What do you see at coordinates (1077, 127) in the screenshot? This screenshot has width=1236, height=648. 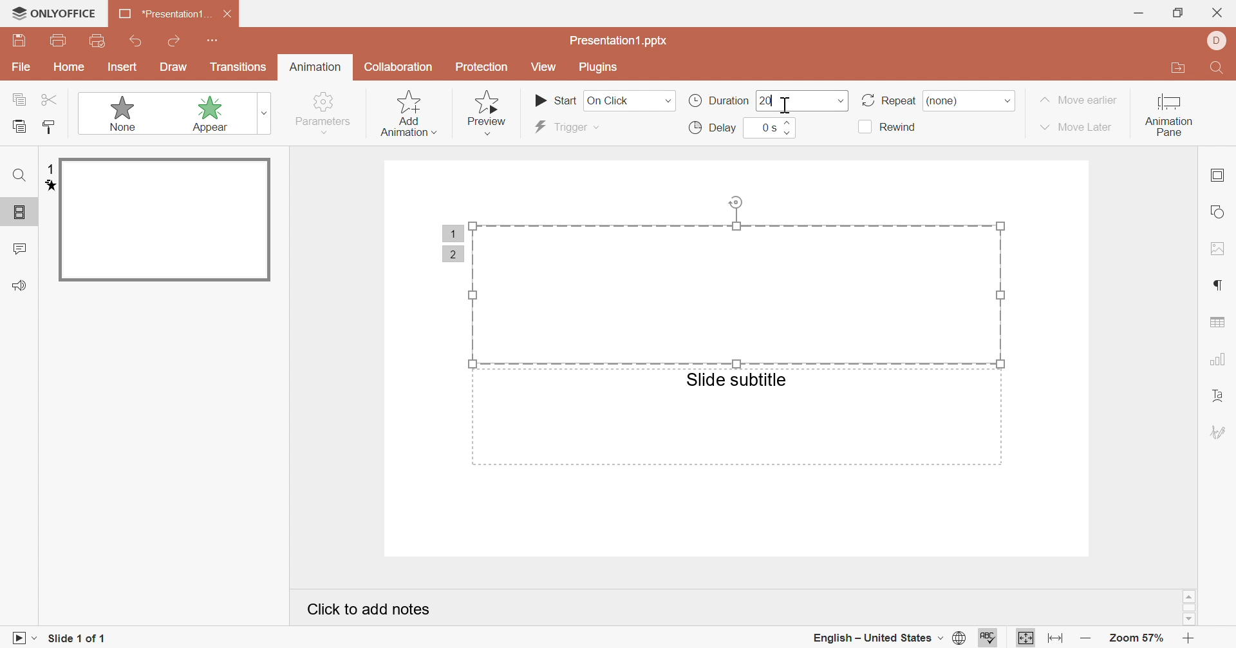 I see `move later` at bounding box center [1077, 127].